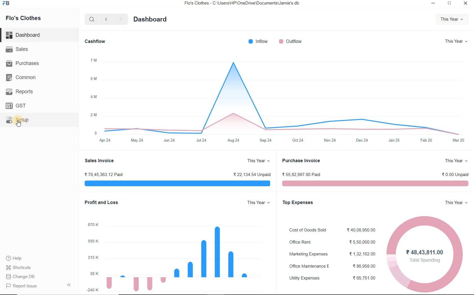 This screenshot has height=295, width=474. What do you see at coordinates (449, 3) in the screenshot?
I see `Expand` at bounding box center [449, 3].